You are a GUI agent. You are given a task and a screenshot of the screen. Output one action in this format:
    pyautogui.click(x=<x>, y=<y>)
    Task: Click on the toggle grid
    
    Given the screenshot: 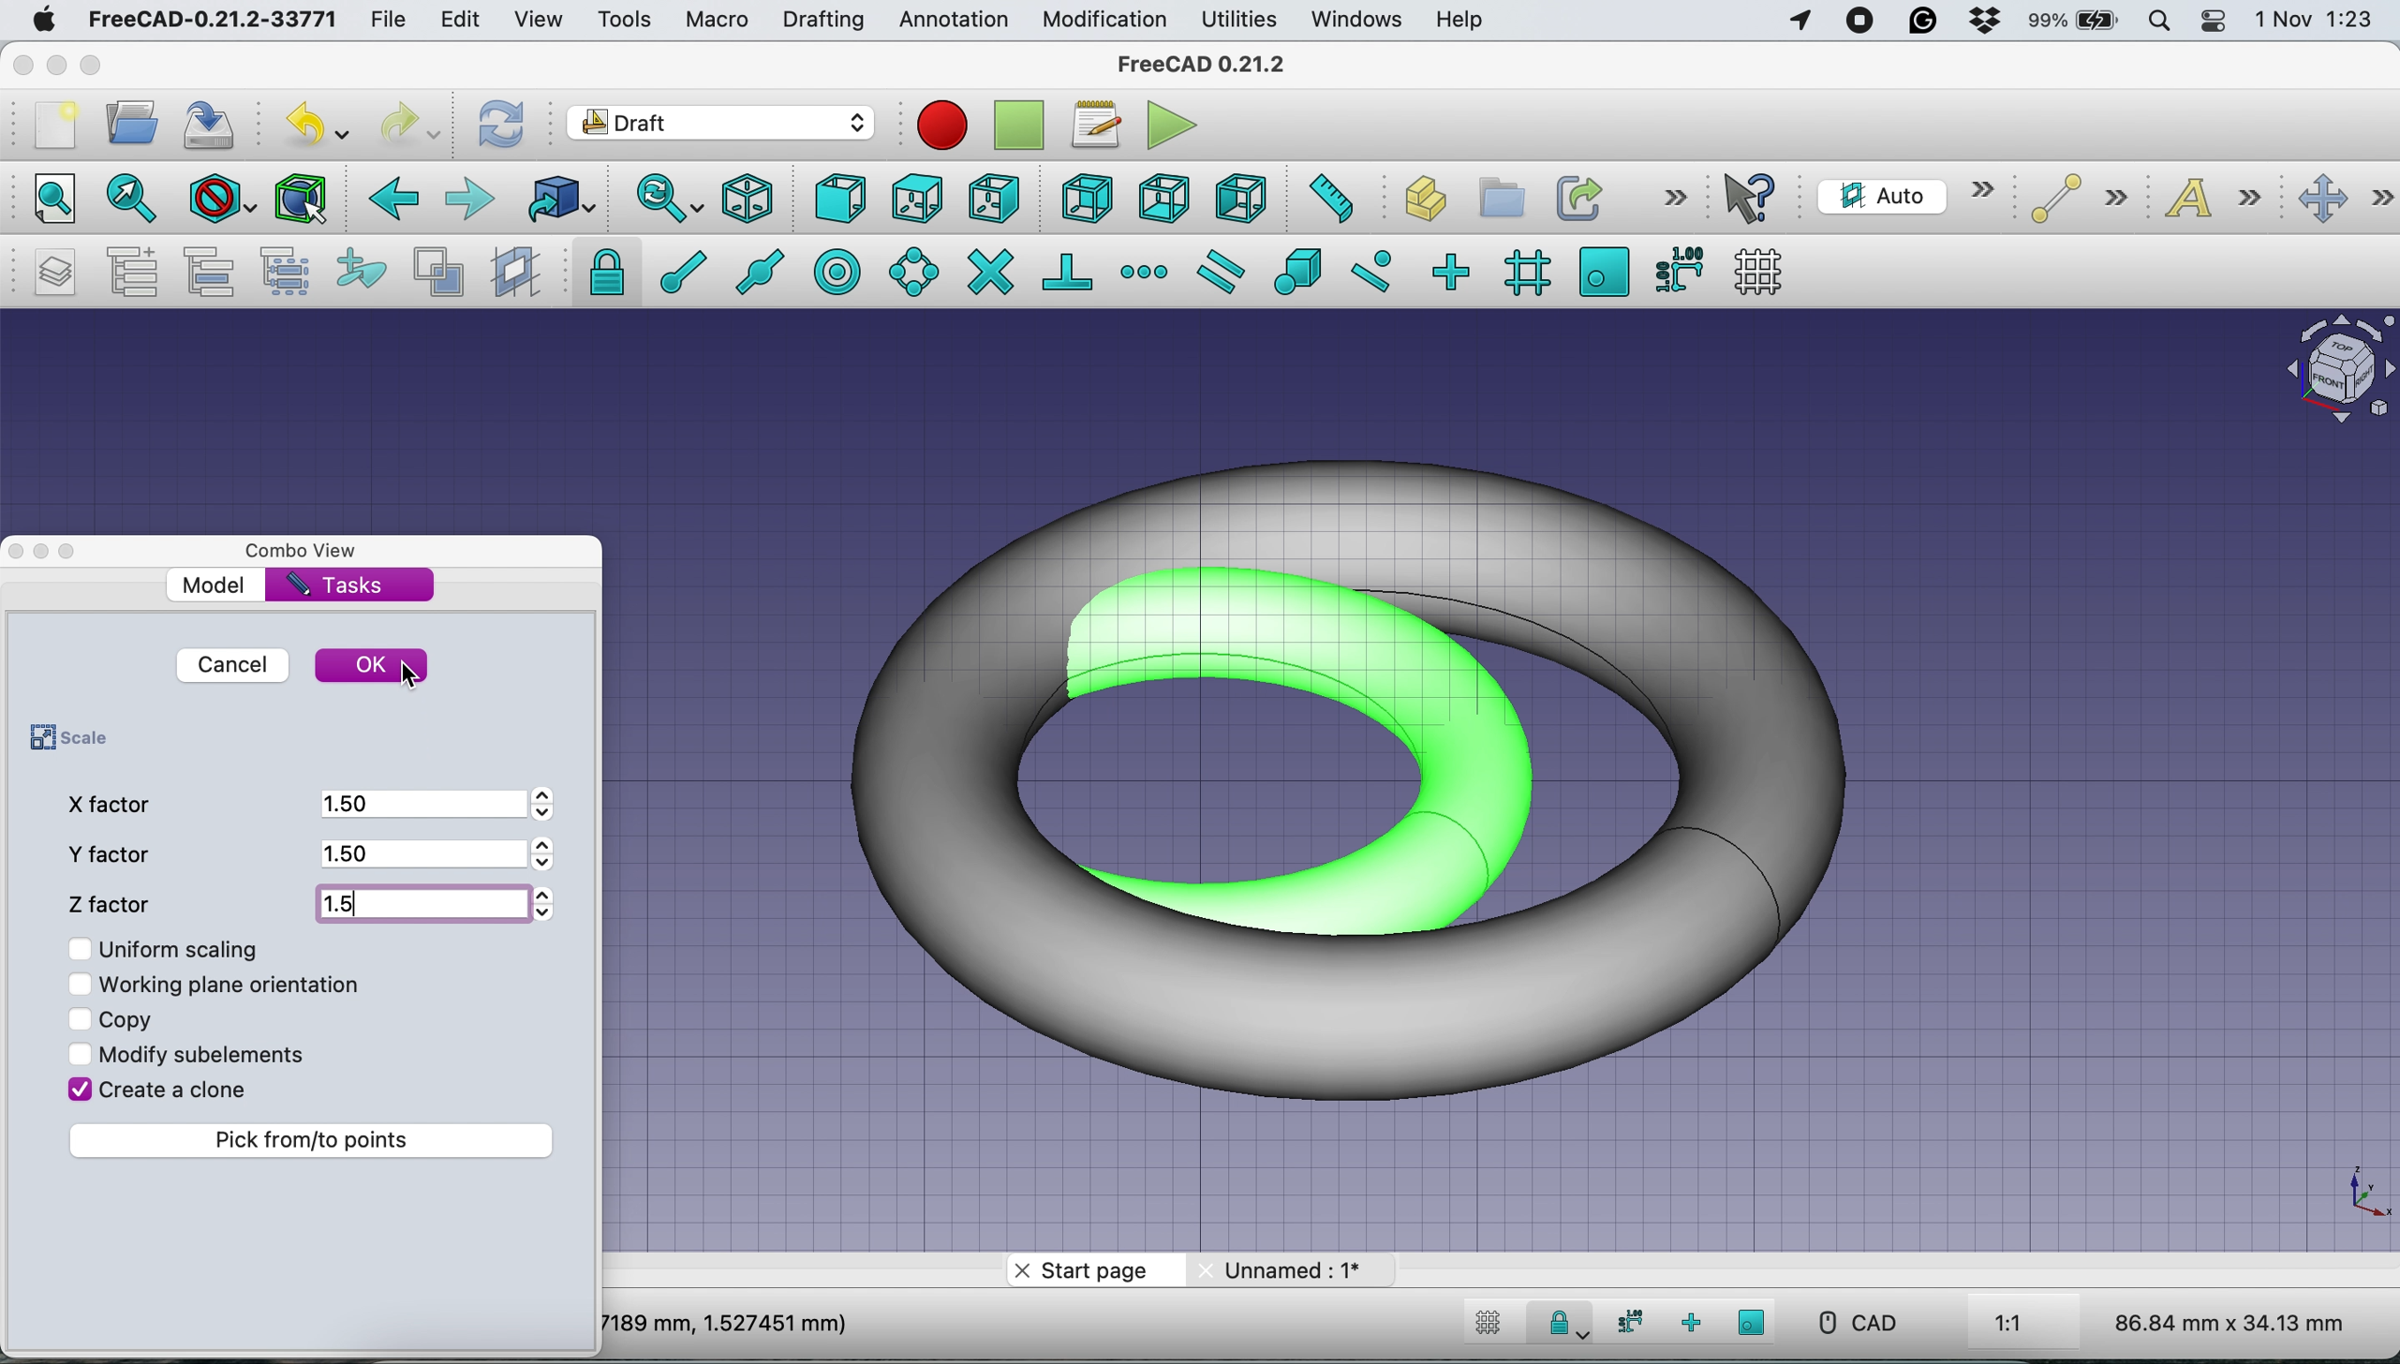 What is the action you would take?
    pyautogui.click(x=1766, y=271)
    